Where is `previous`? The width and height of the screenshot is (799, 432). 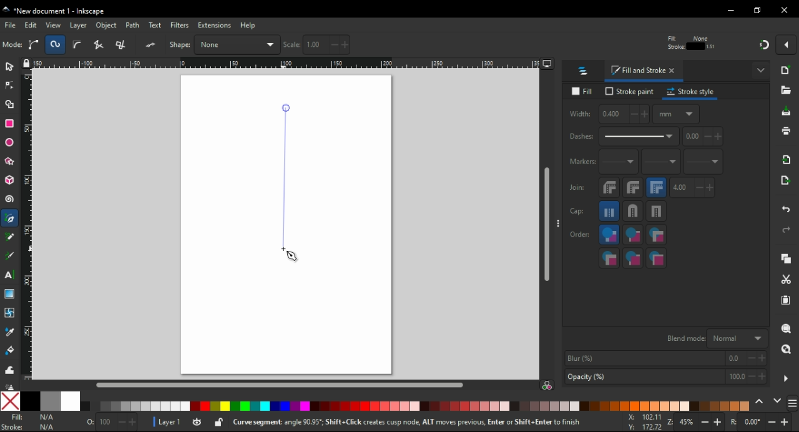
previous is located at coordinates (761, 402).